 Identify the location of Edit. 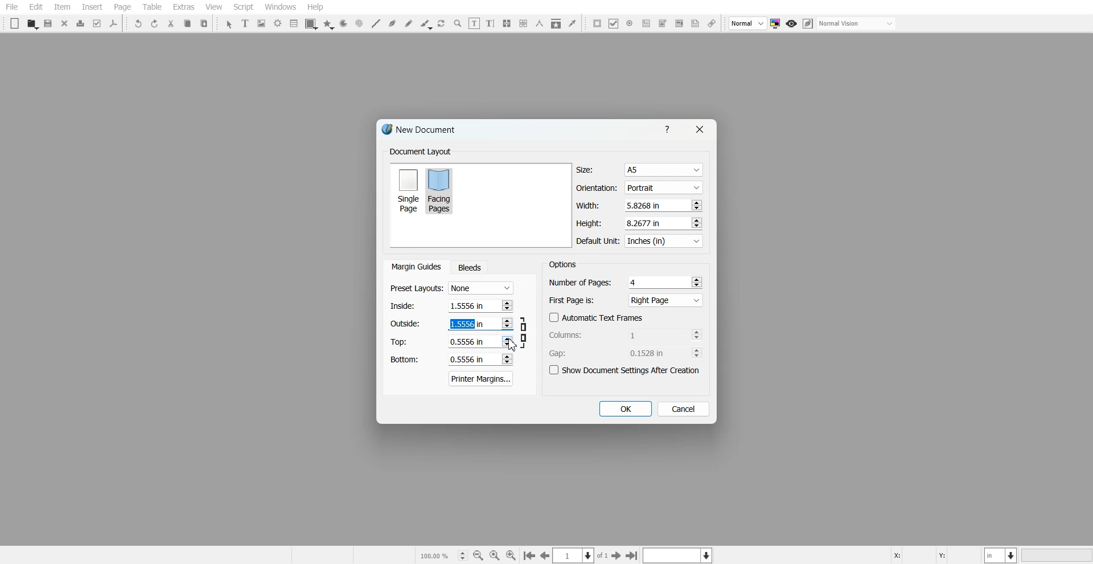
(35, 7).